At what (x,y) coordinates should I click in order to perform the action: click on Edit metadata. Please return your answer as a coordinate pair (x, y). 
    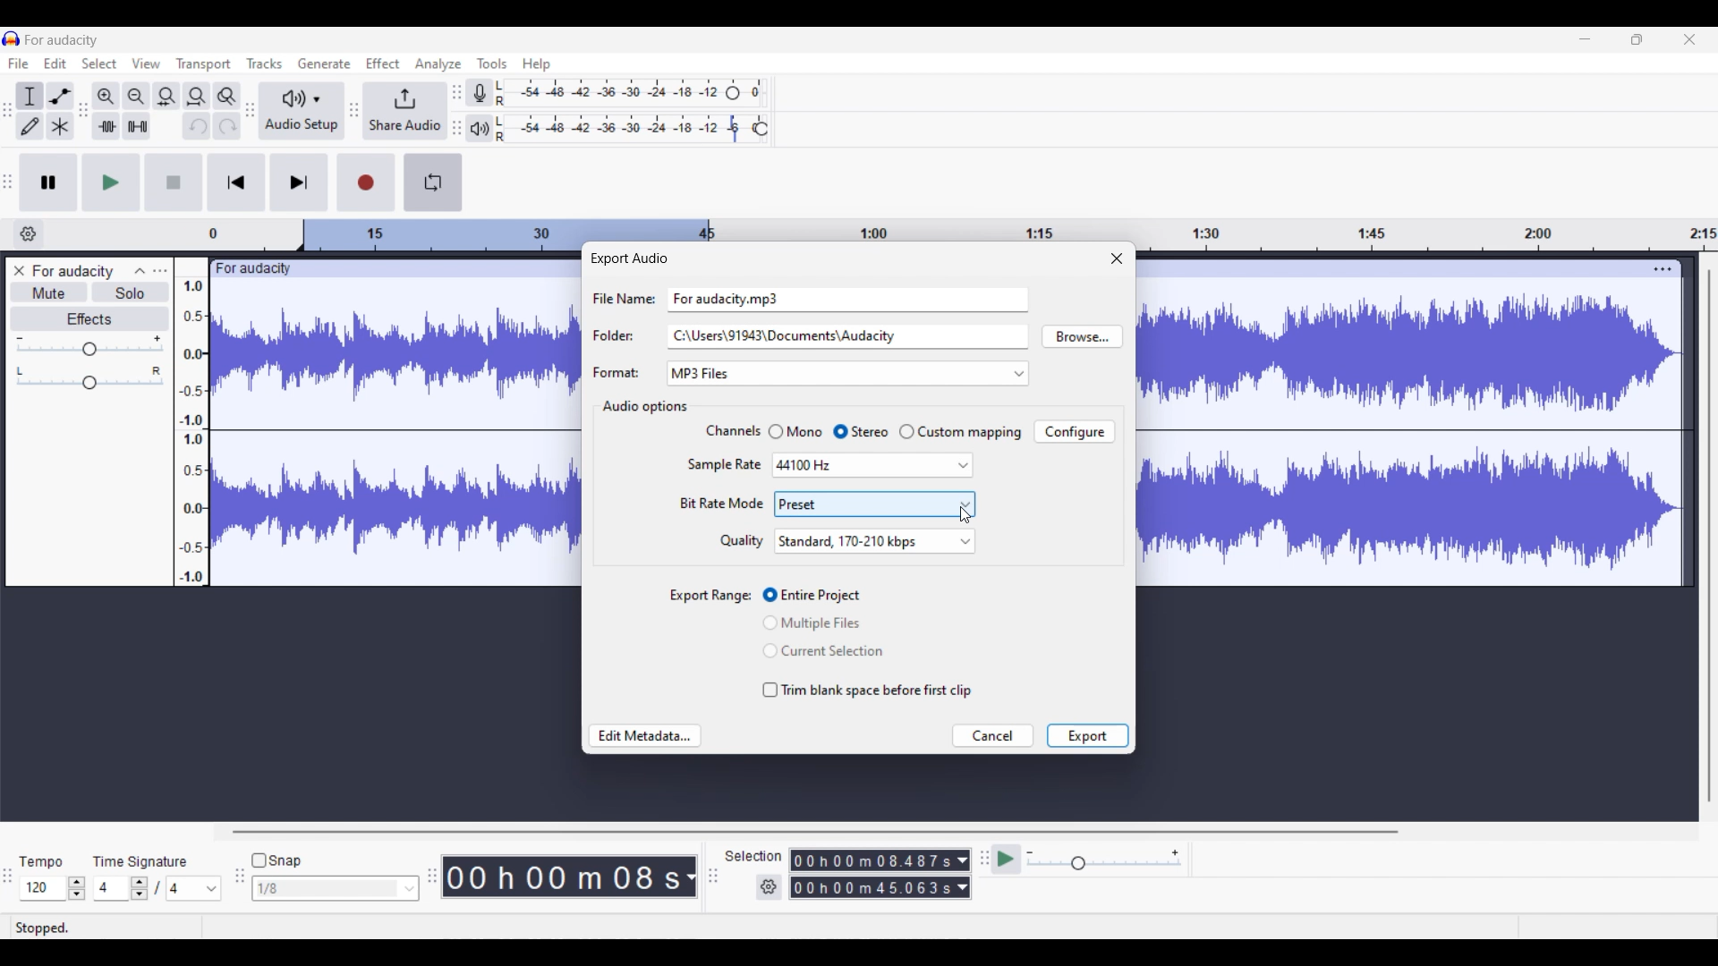
    Looking at the image, I should click on (644, 736).